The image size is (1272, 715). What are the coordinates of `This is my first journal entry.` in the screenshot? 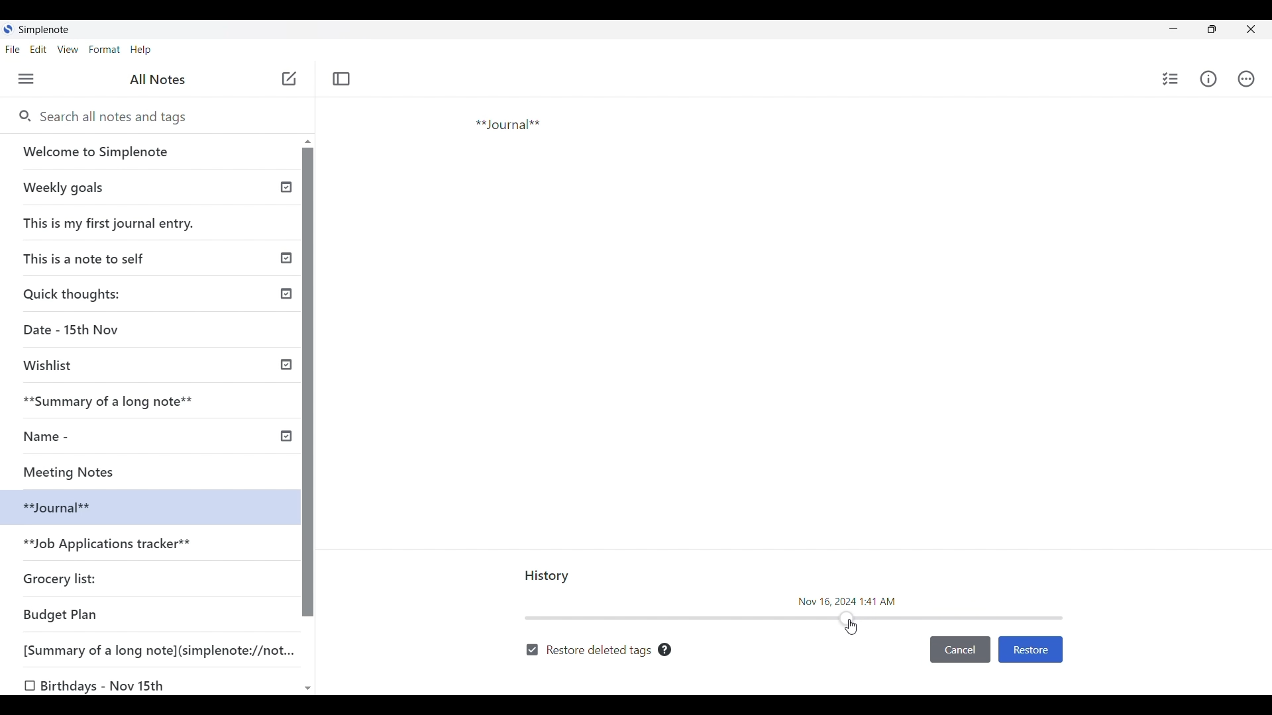 It's located at (110, 222).